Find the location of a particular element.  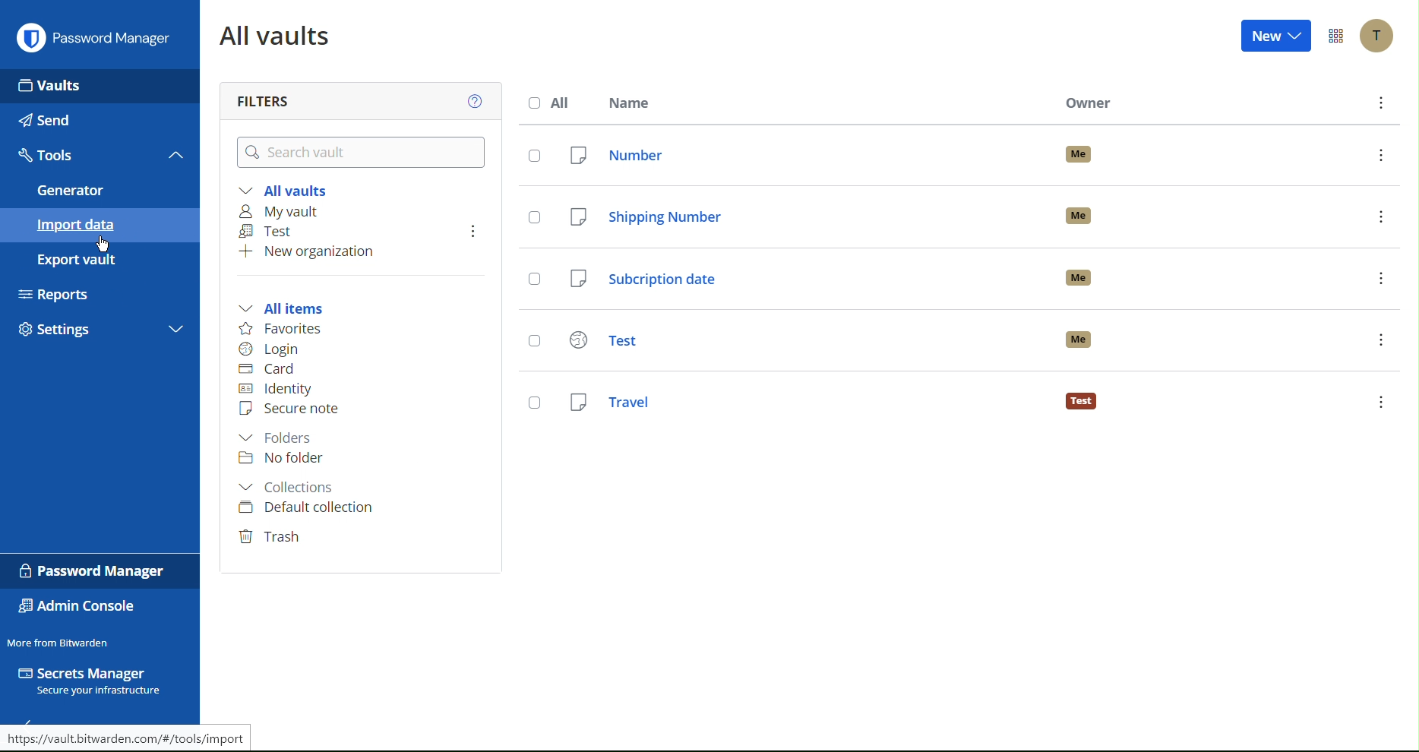

Reports is located at coordinates (97, 292).